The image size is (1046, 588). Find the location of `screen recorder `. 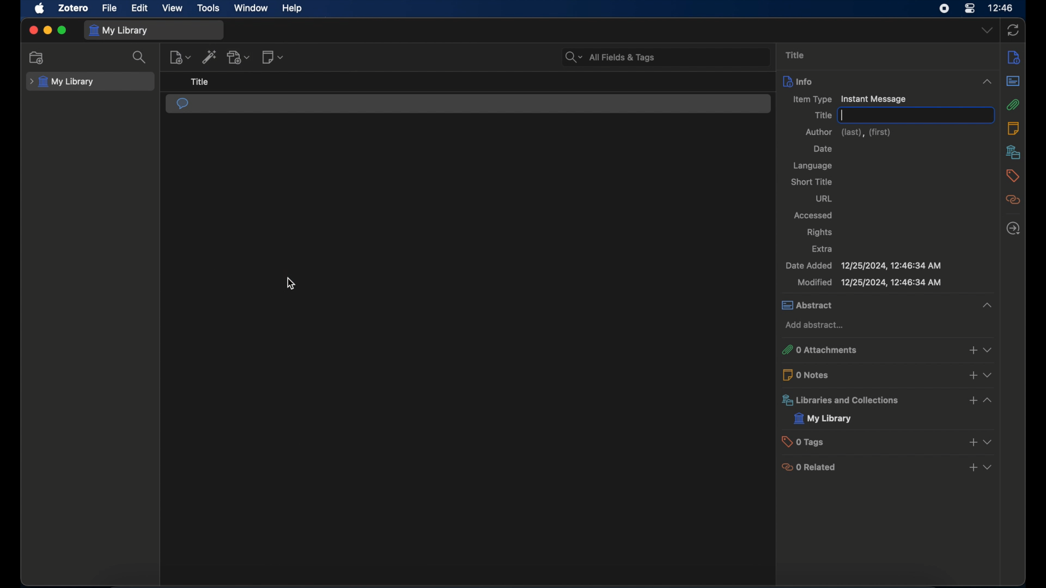

screen recorder  is located at coordinates (944, 9).